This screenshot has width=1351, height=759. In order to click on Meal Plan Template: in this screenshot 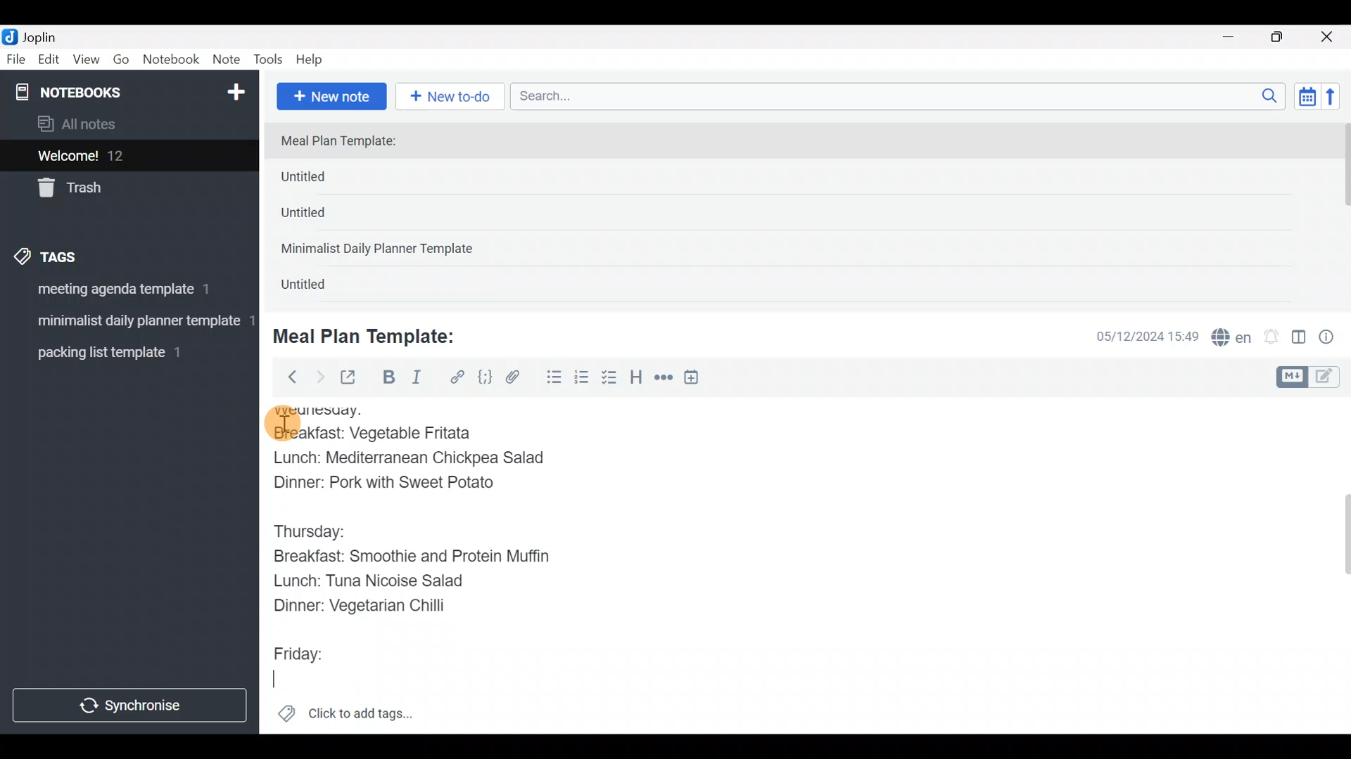, I will do `click(347, 142)`.